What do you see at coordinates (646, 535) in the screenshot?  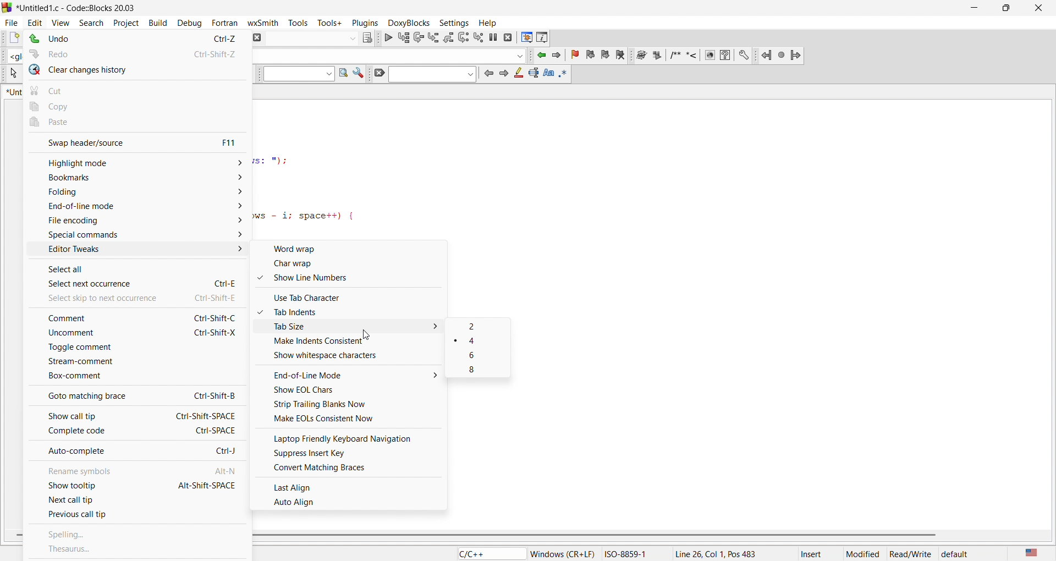 I see `scroll bar` at bounding box center [646, 535].